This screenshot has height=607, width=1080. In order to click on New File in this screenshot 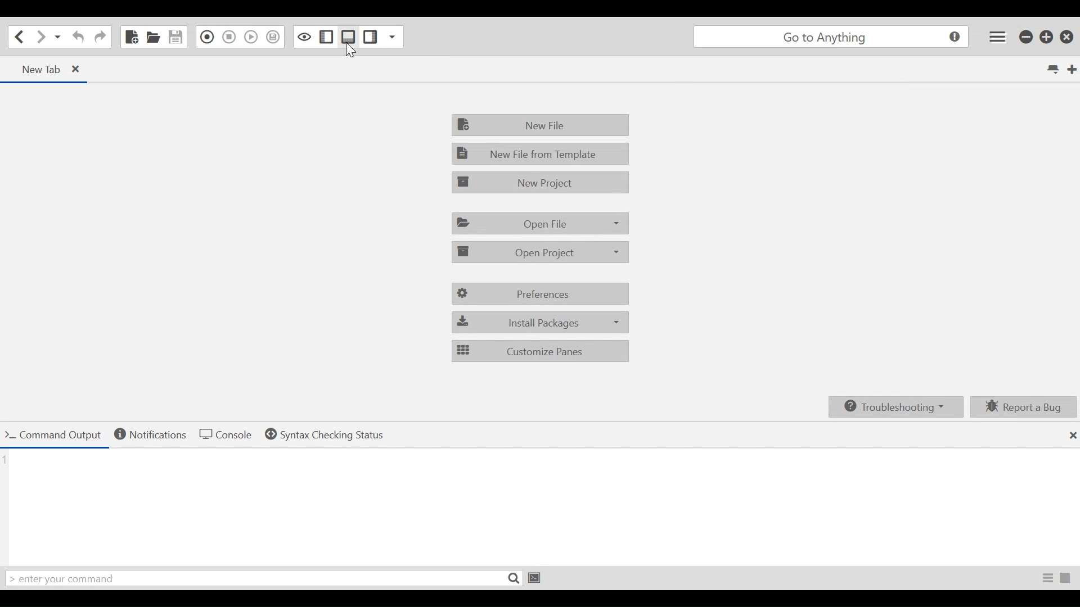, I will do `click(541, 126)`.